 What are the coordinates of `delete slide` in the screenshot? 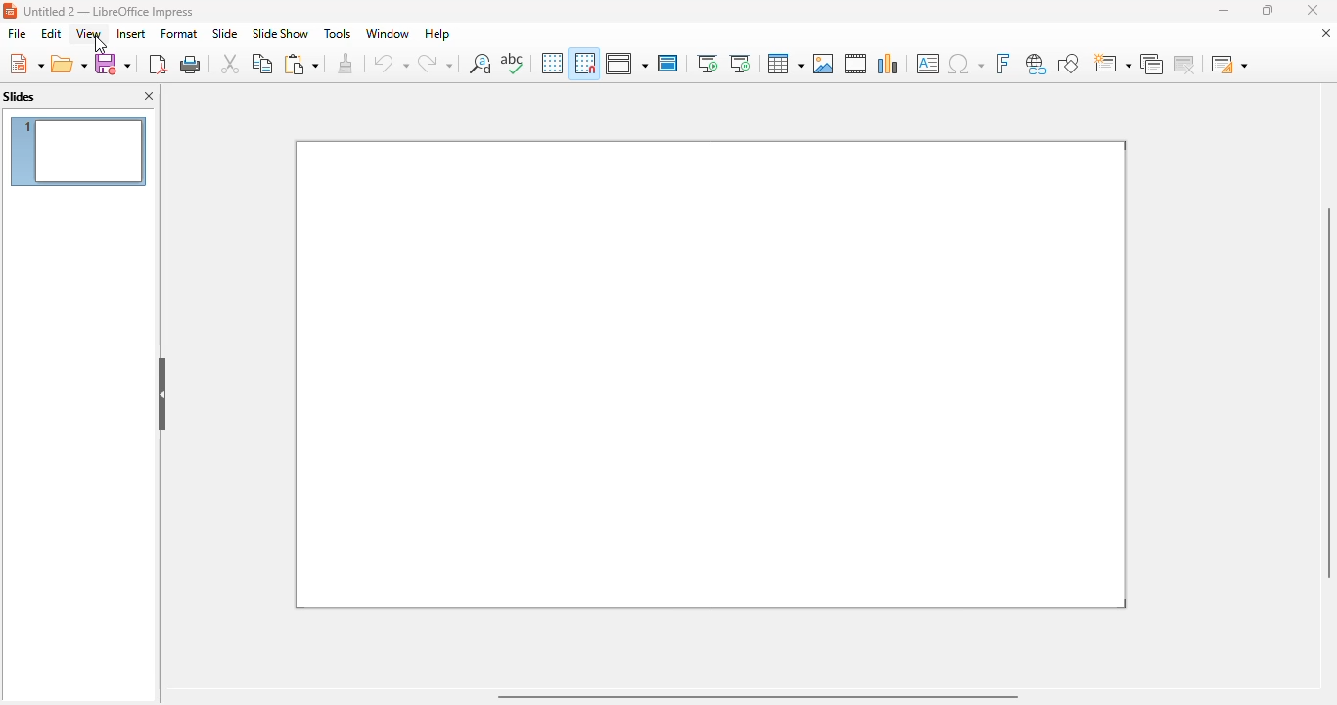 It's located at (1183, 63).